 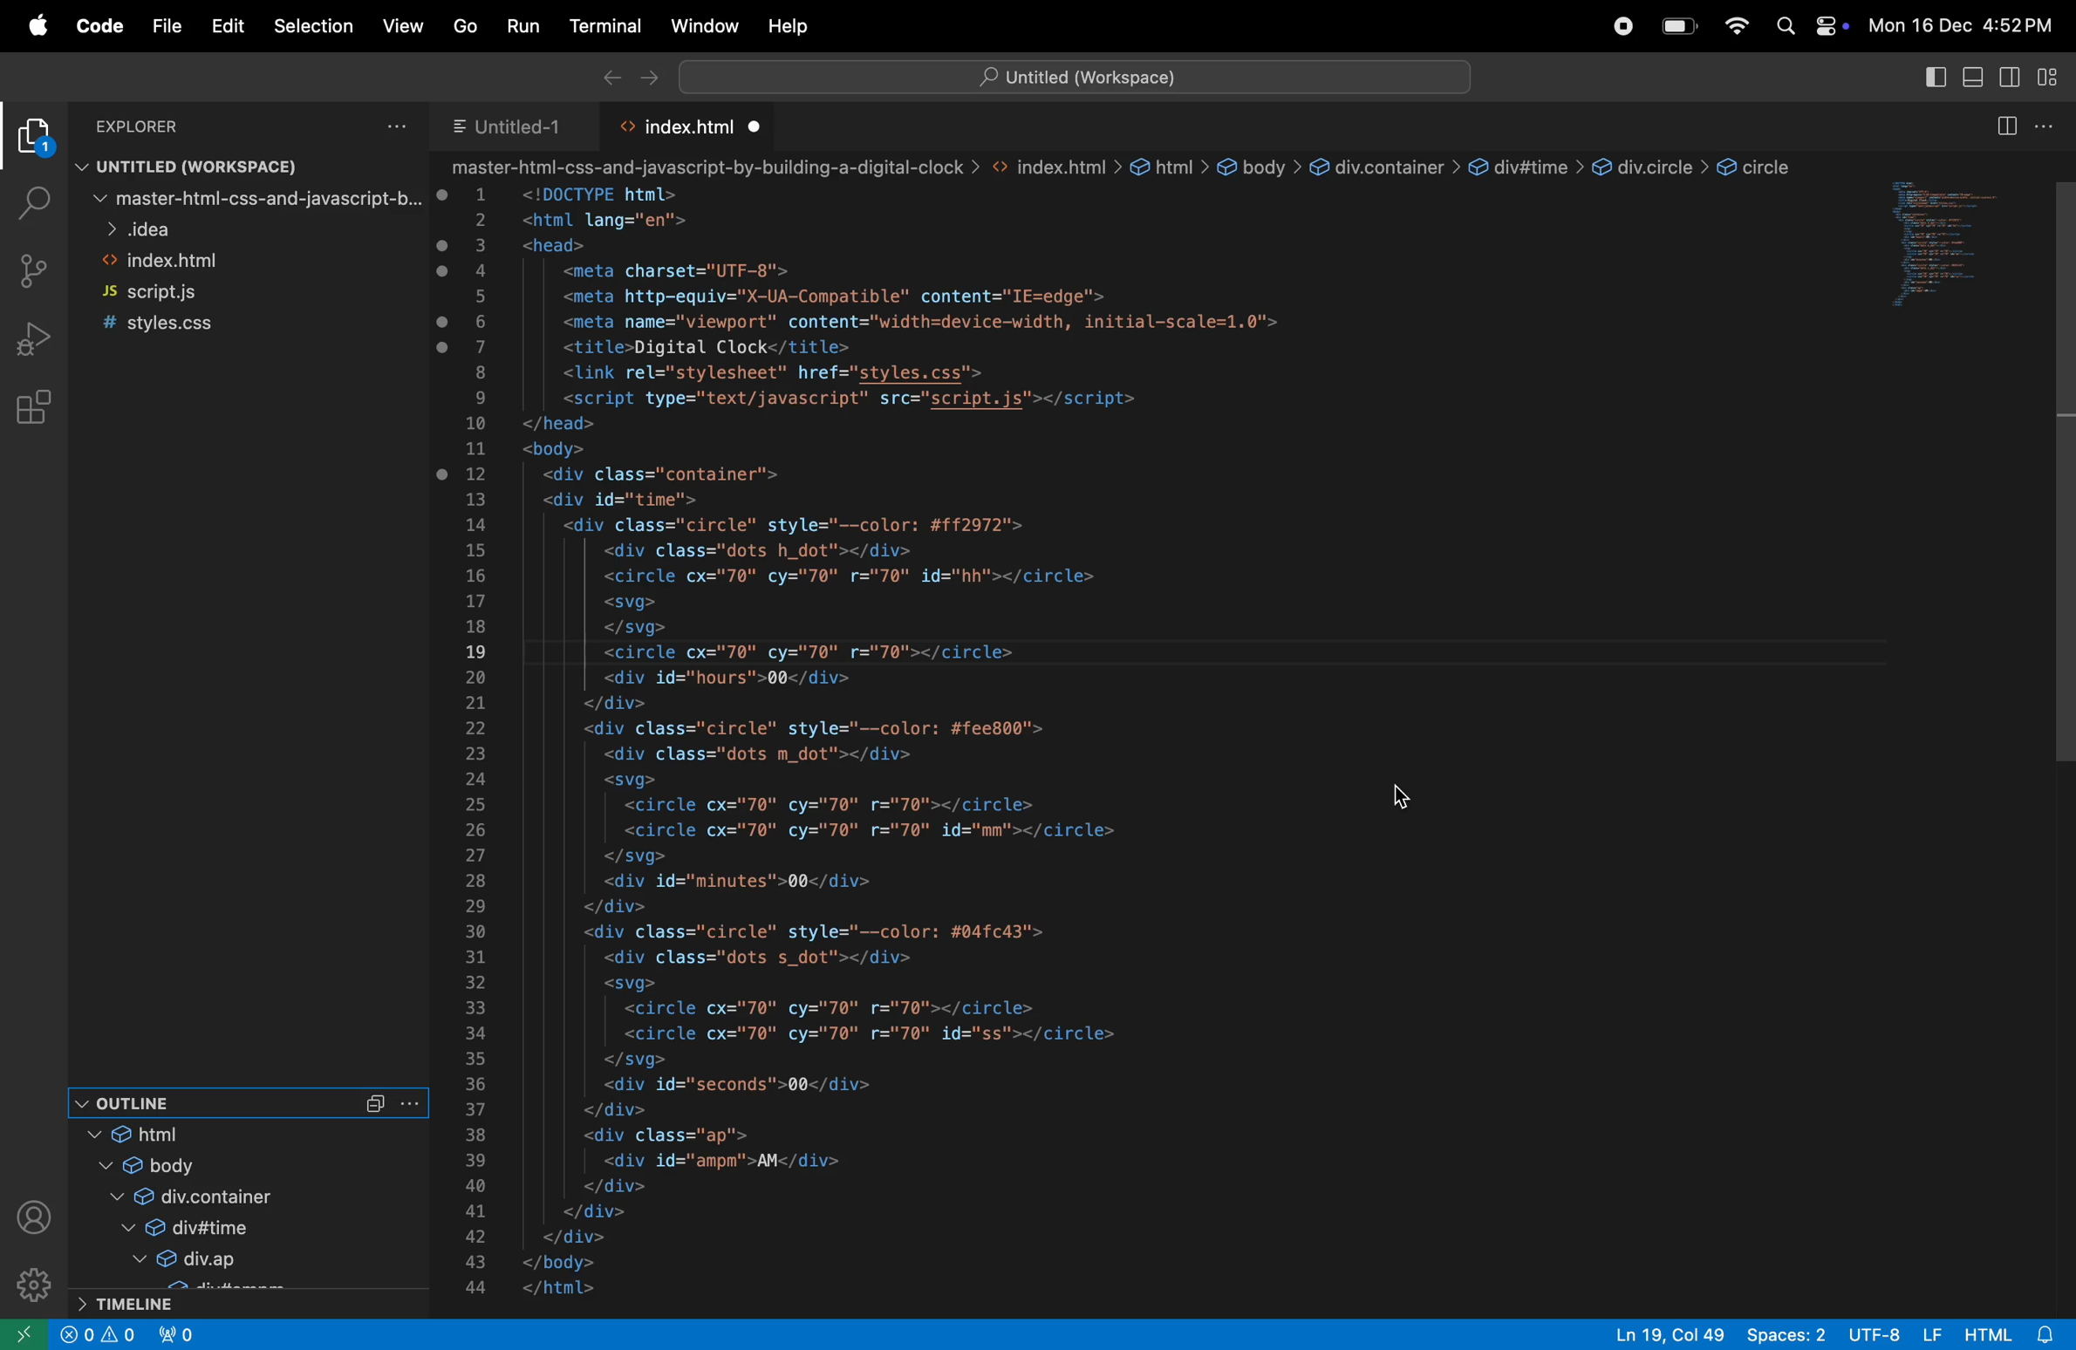 I want to click on chatgpt, so click(x=1615, y=24).